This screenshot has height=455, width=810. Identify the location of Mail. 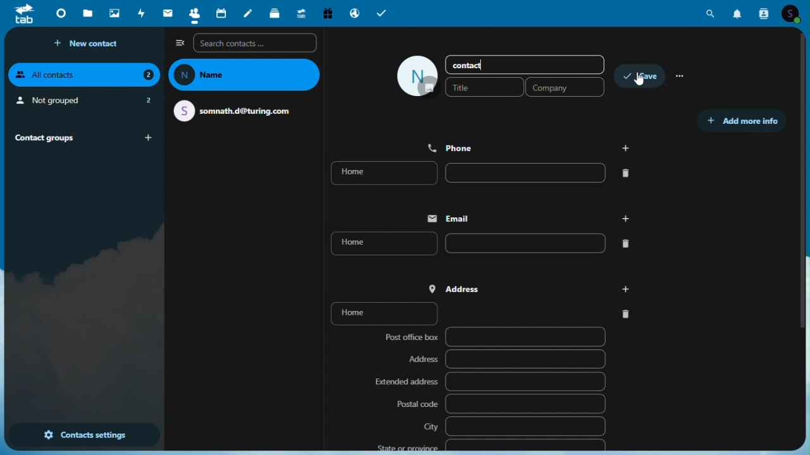
(165, 14).